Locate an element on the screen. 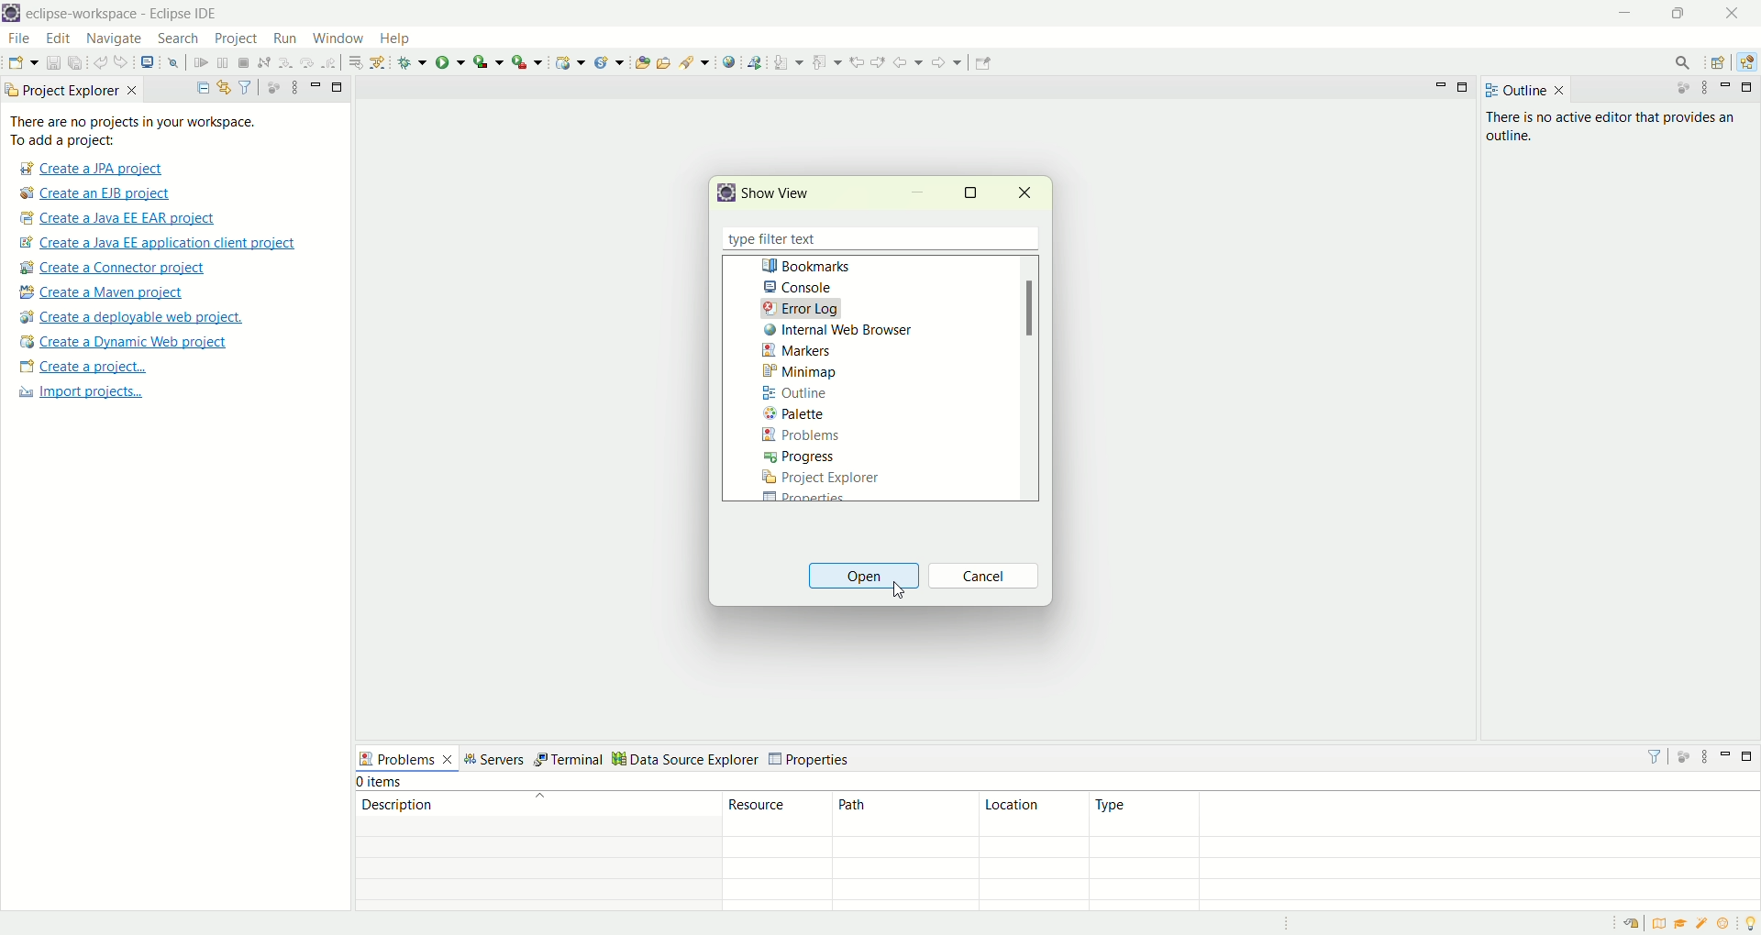 The height and width of the screenshot is (935, 1761). search is located at coordinates (1685, 60).